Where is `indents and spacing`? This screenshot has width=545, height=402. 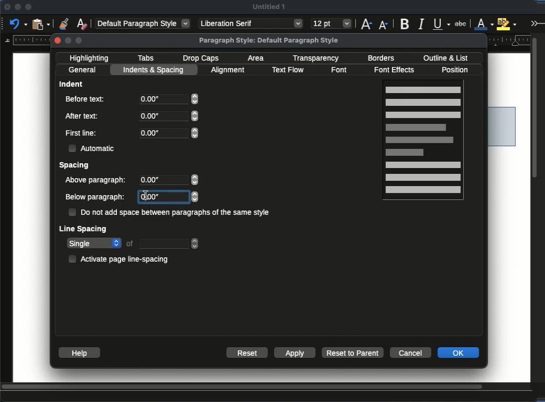 indents and spacing is located at coordinates (155, 70).